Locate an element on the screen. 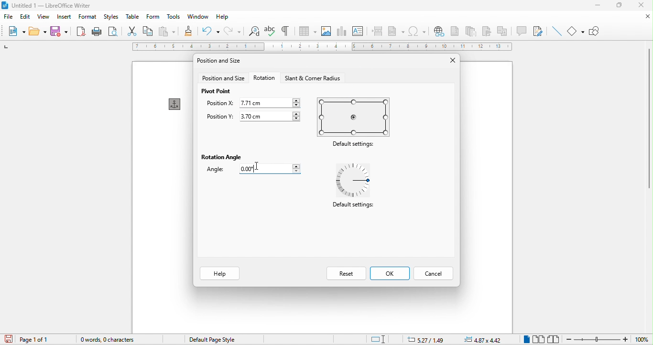 The width and height of the screenshot is (653, 345). view is located at coordinates (45, 18).